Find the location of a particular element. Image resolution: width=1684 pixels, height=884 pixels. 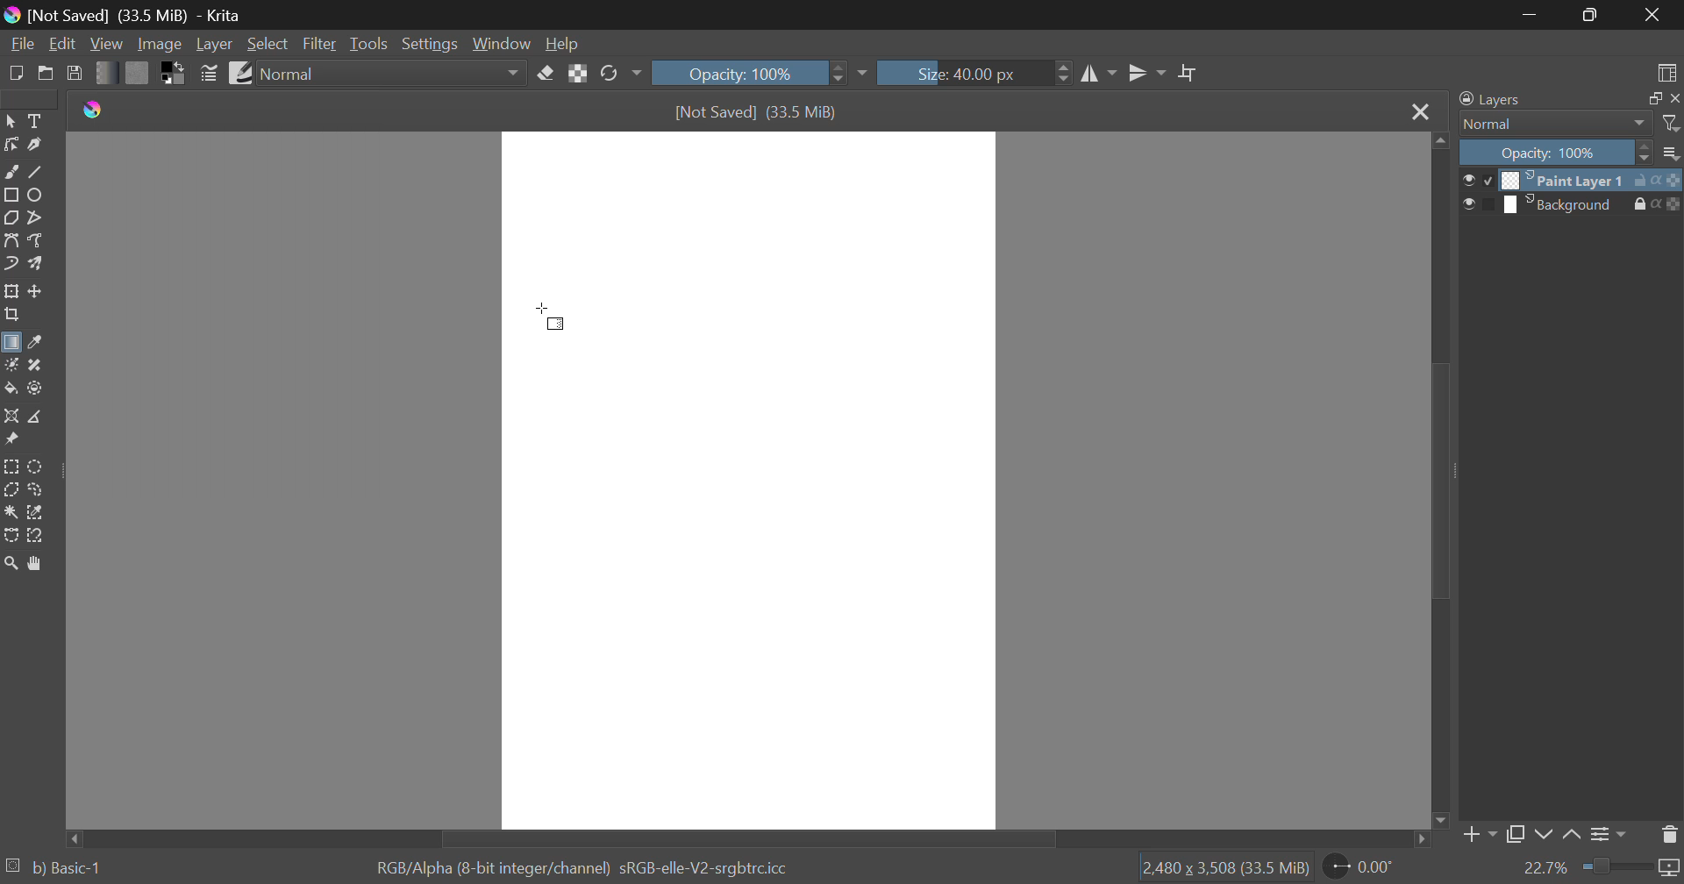

Assistant Tool is located at coordinates (11, 417).